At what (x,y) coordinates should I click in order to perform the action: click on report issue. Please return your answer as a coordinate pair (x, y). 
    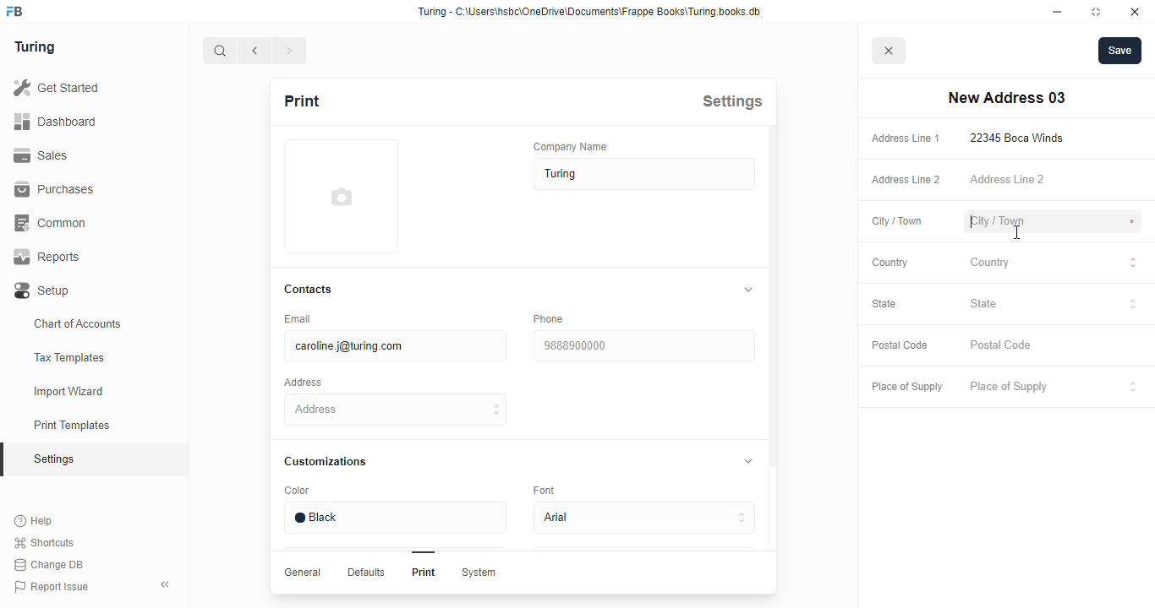
    Looking at the image, I should click on (52, 587).